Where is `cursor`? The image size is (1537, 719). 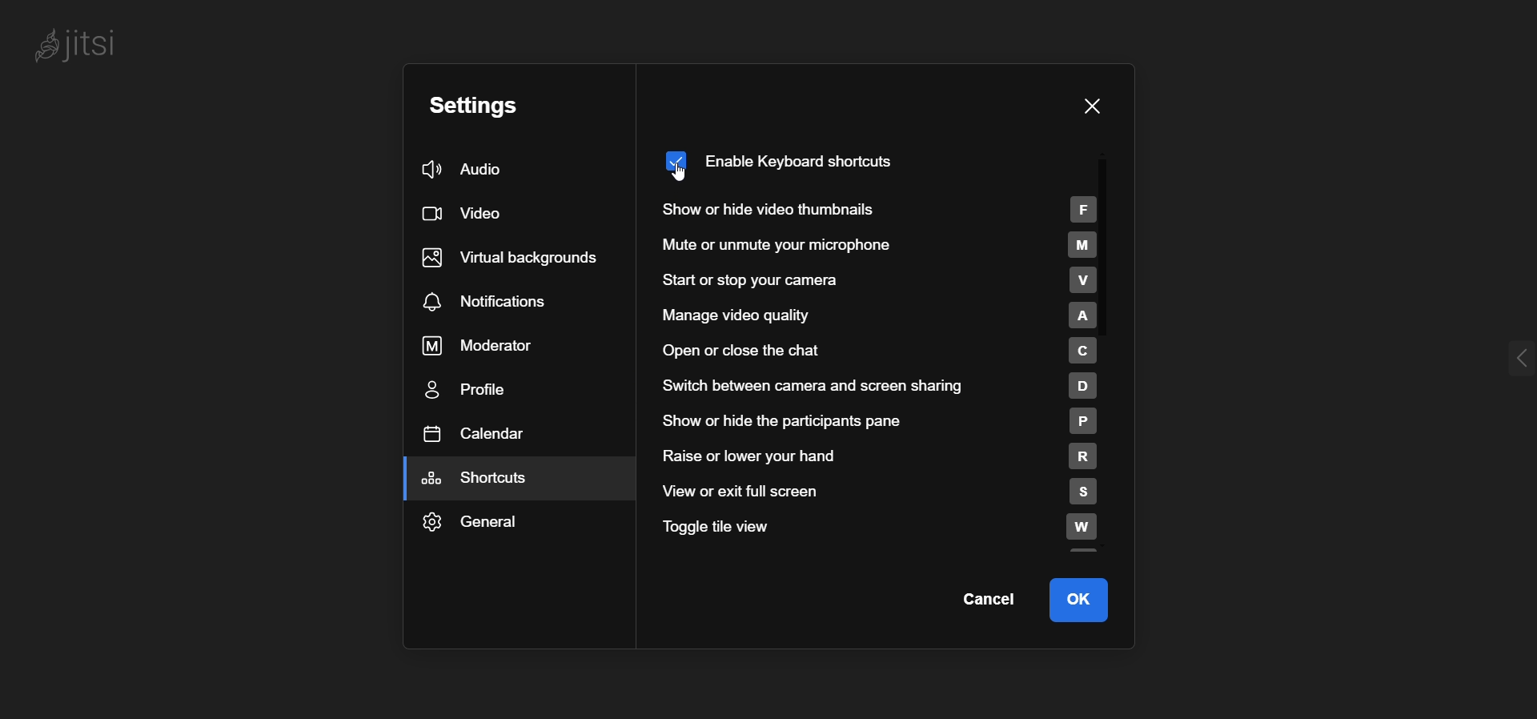 cursor is located at coordinates (688, 180).